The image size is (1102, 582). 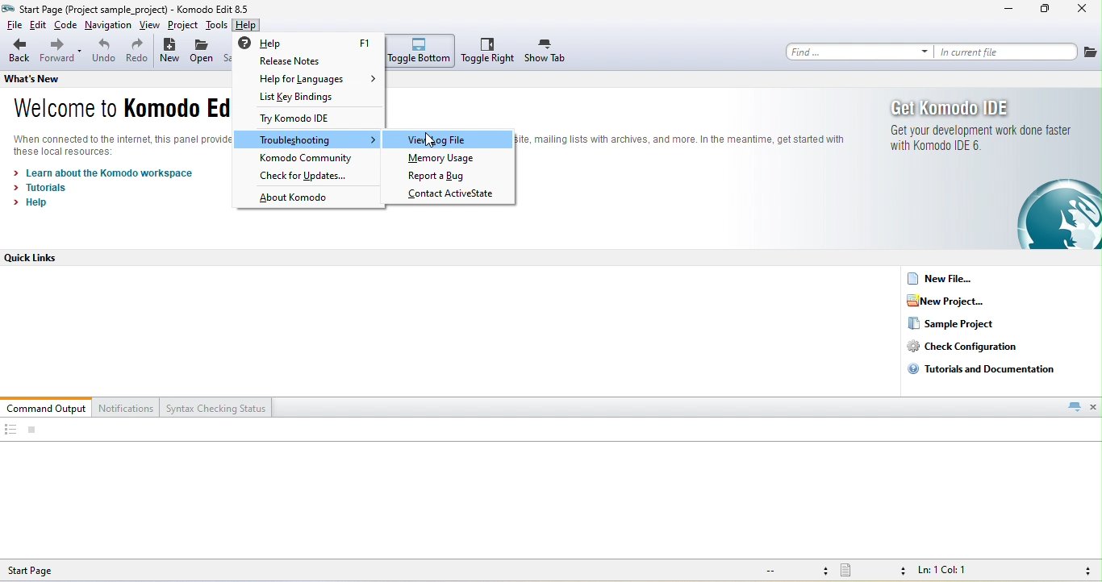 What do you see at coordinates (43, 188) in the screenshot?
I see `tutorials` at bounding box center [43, 188].